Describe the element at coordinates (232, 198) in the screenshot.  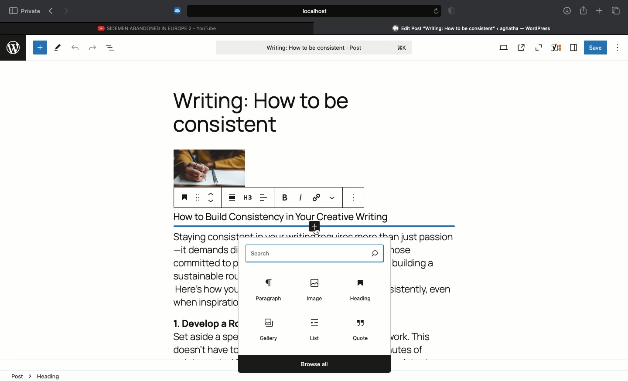
I see `Align` at that location.